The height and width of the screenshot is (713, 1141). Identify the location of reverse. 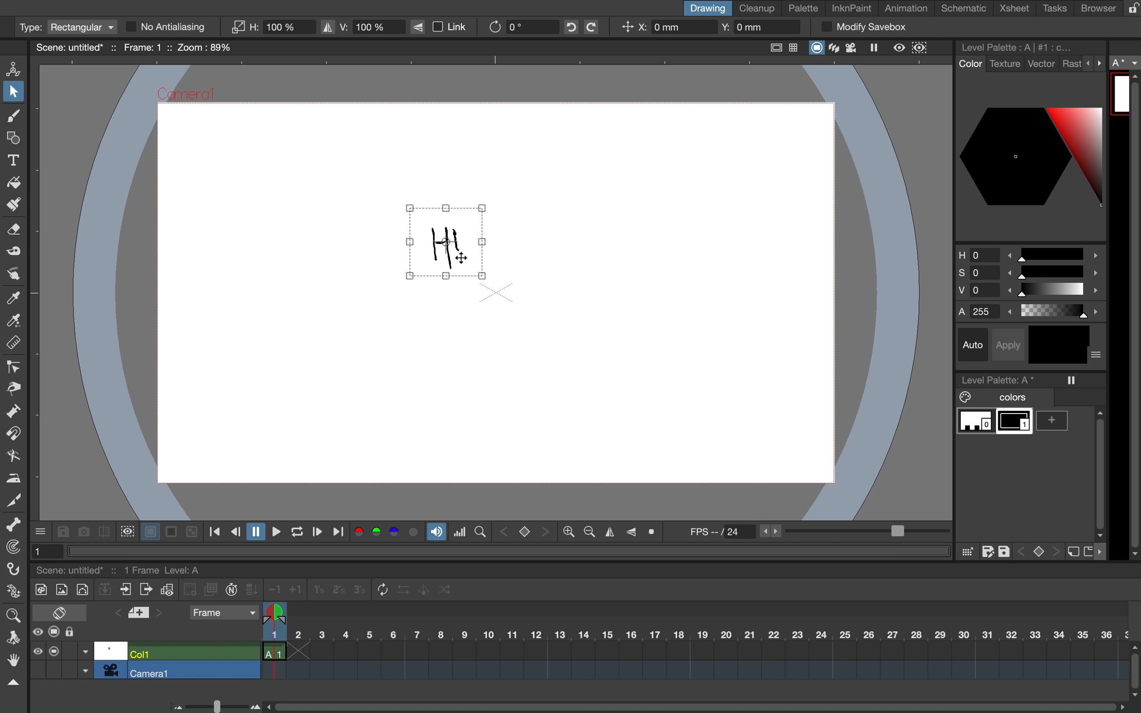
(403, 590).